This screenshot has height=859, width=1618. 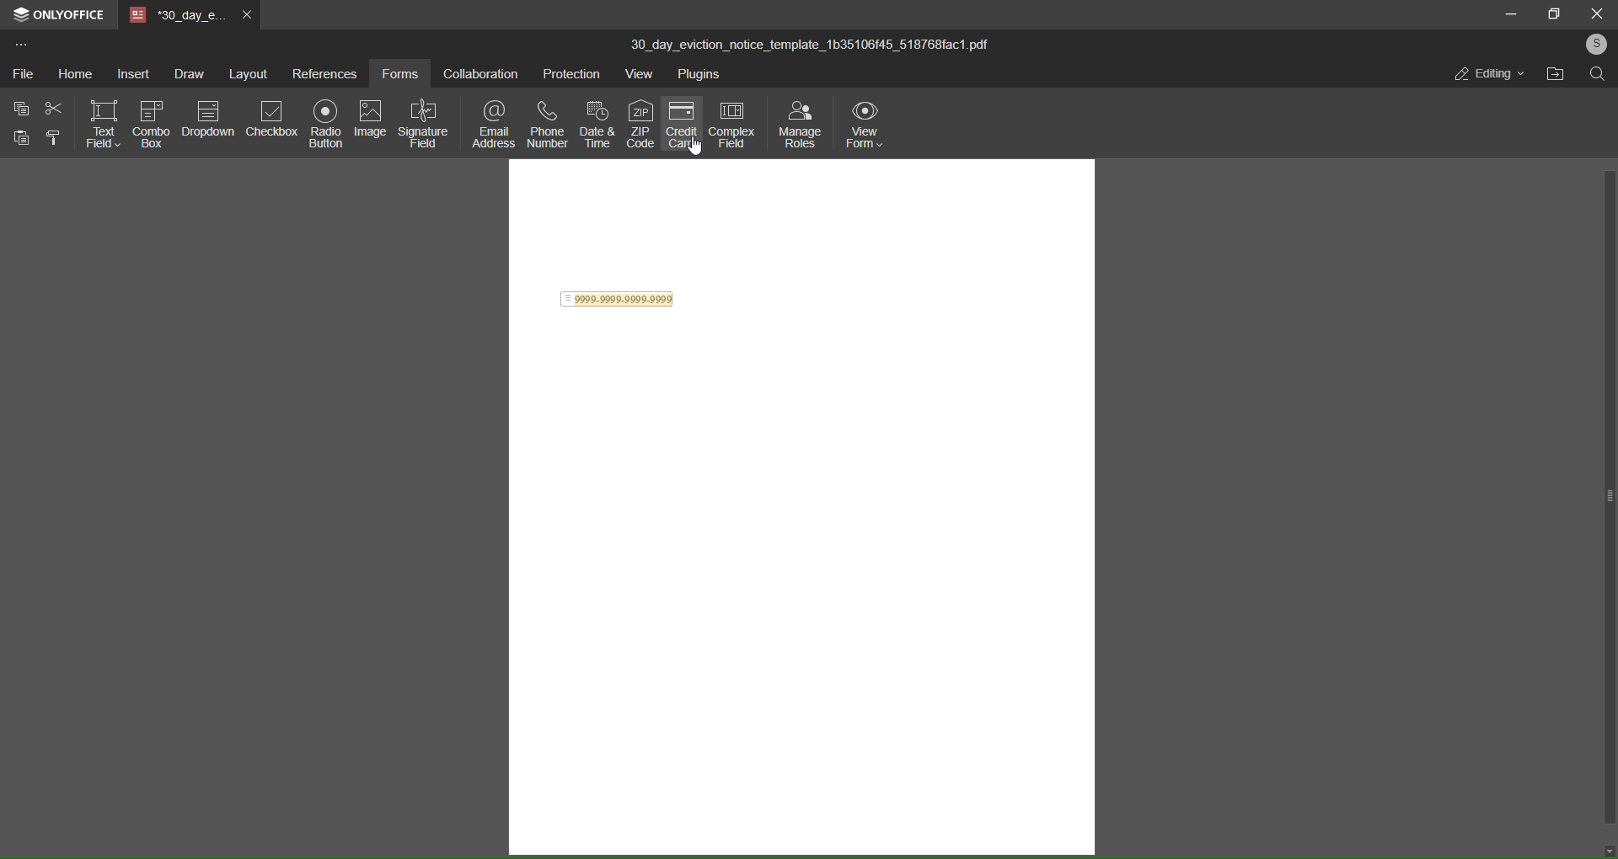 What do you see at coordinates (271, 122) in the screenshot?
I see `checkbox` at bounding box center [271, 122].